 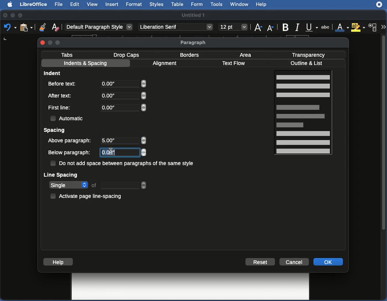 I want to click on Help, so click(x=58, y=262).